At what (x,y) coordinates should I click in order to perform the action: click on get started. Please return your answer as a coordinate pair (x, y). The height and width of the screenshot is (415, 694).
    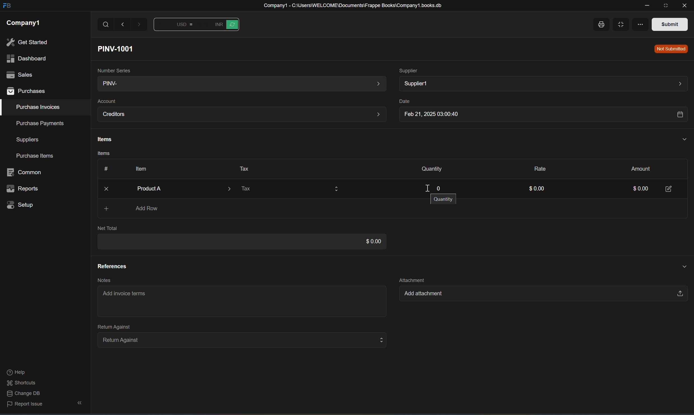
    Looking at the image, I should click on (27, 42).